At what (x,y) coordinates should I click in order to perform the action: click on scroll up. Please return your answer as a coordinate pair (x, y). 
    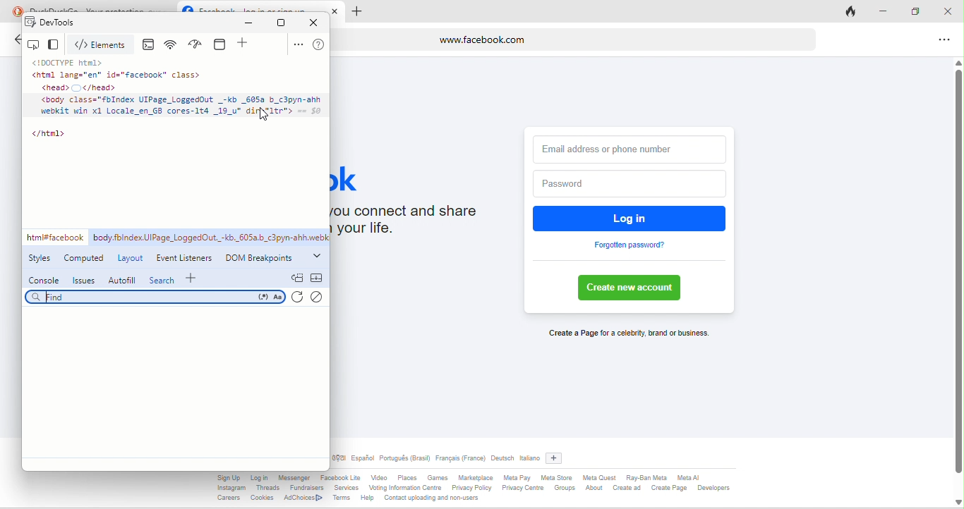
    Looking at the image, I should click on (958, 61).